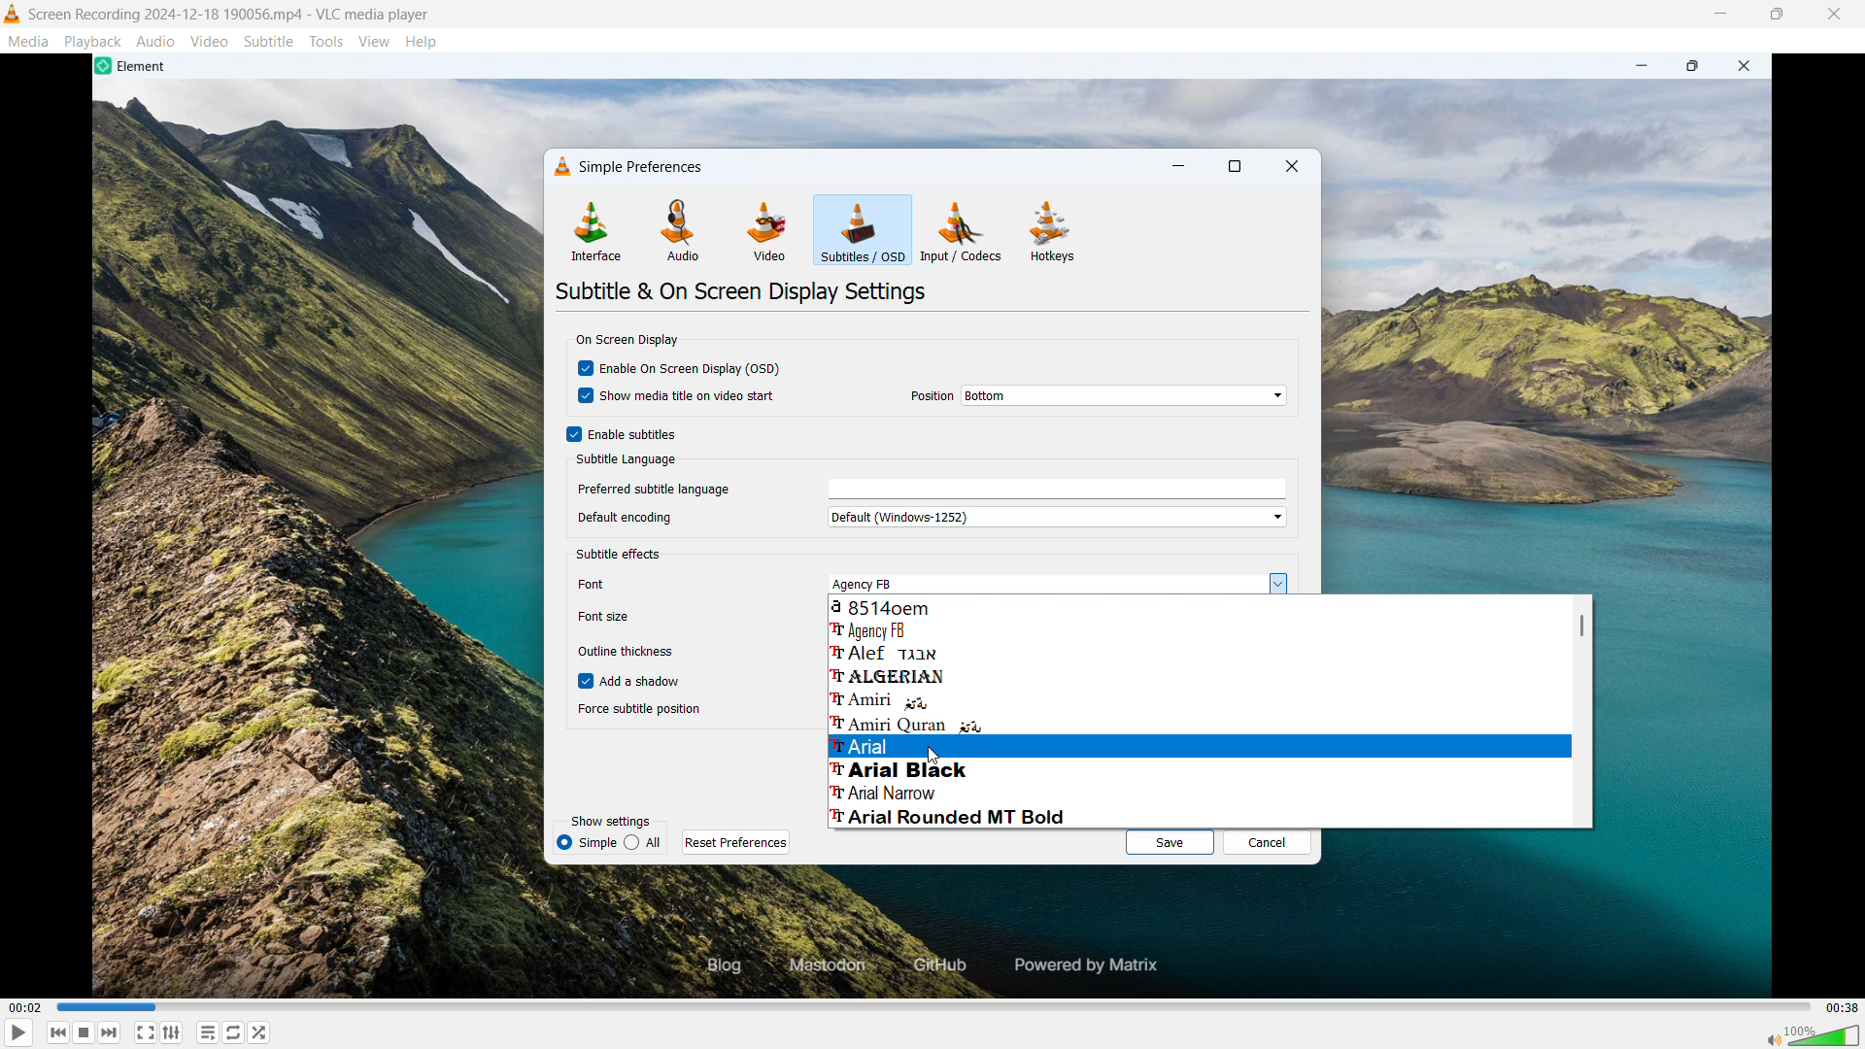 The width and height of the screenshot is (1865, 1049). Describe the element at coordinates (229, 16) in the screenshot. I see `file name` at that location.